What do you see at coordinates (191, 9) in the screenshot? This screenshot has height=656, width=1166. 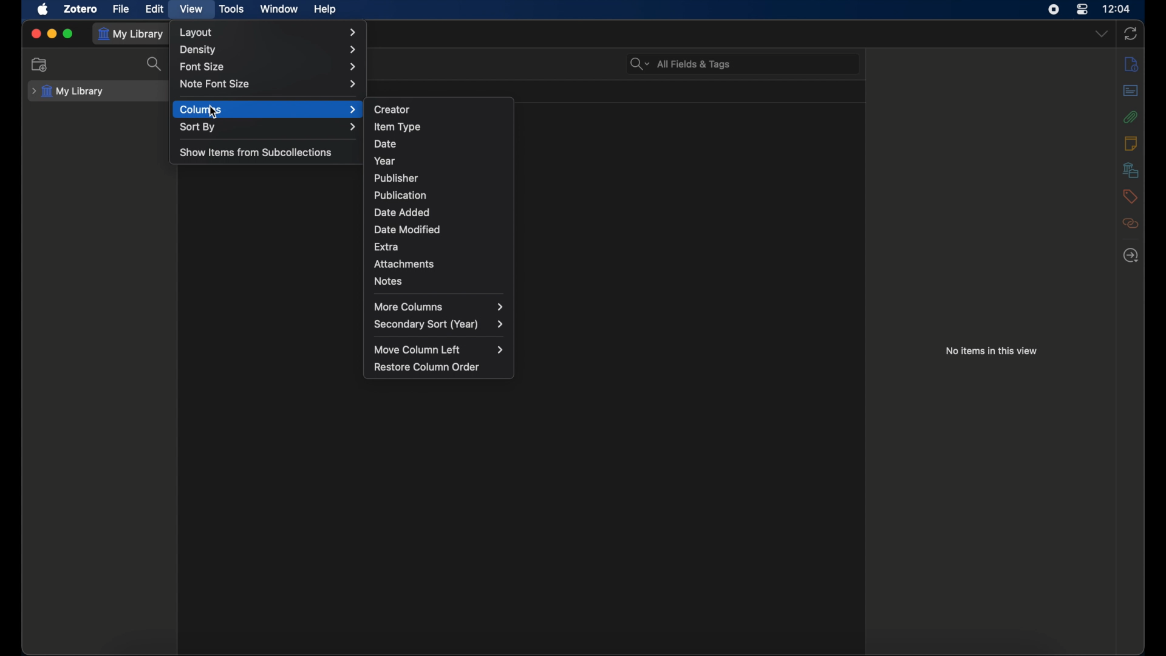 I see `view` at bounding box center [191, 9].